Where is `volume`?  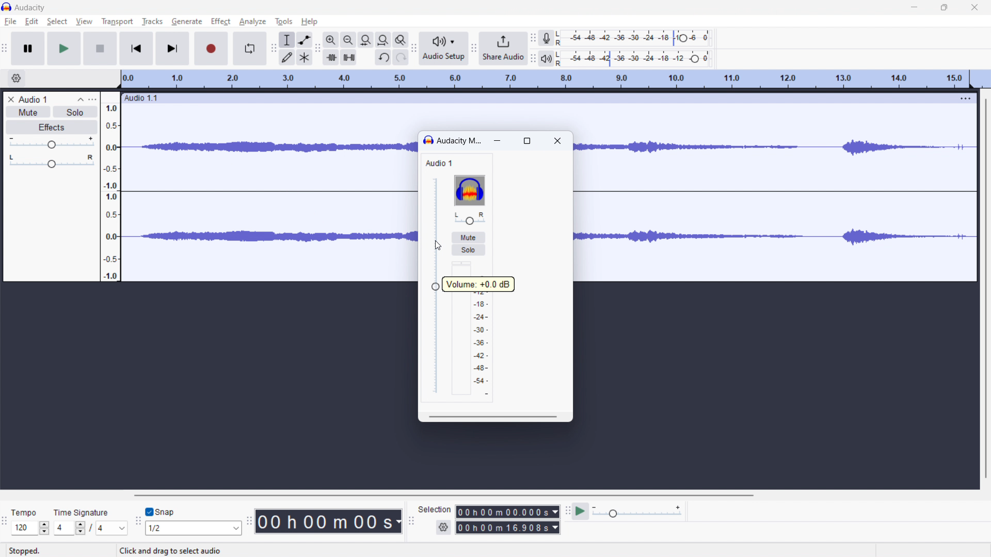 volume is located at coordinates (52, 143).